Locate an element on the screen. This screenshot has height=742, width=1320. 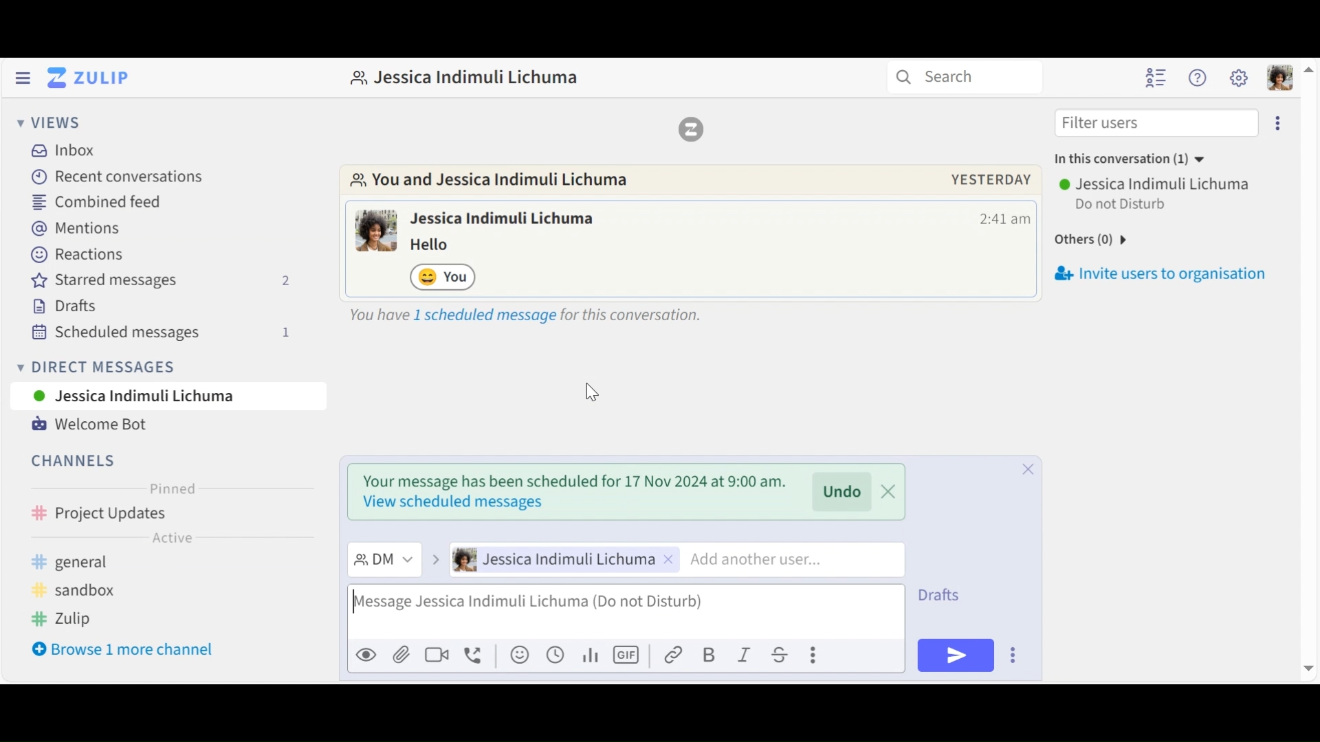
User is located at coordinates (560, 561).